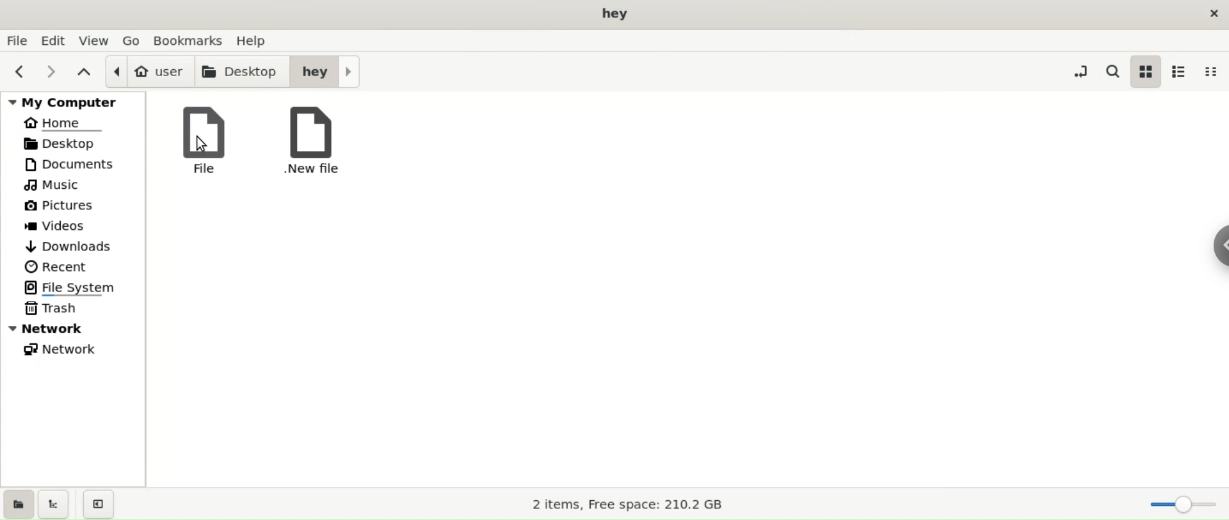 Image resolution: width=1229 pixels, height=520 pixels. Describe the element at coordinates (323, 72) in the screenshot. I see `hey` at that location.